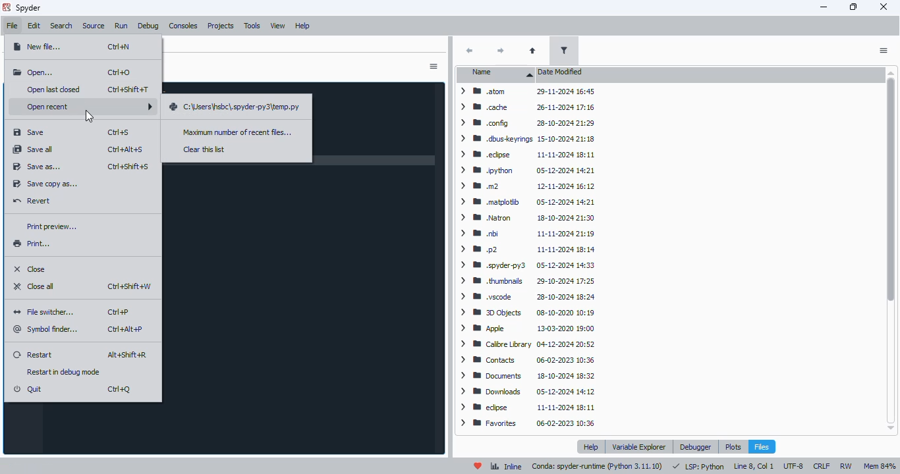  I want to click on plots, so click(733, 446).